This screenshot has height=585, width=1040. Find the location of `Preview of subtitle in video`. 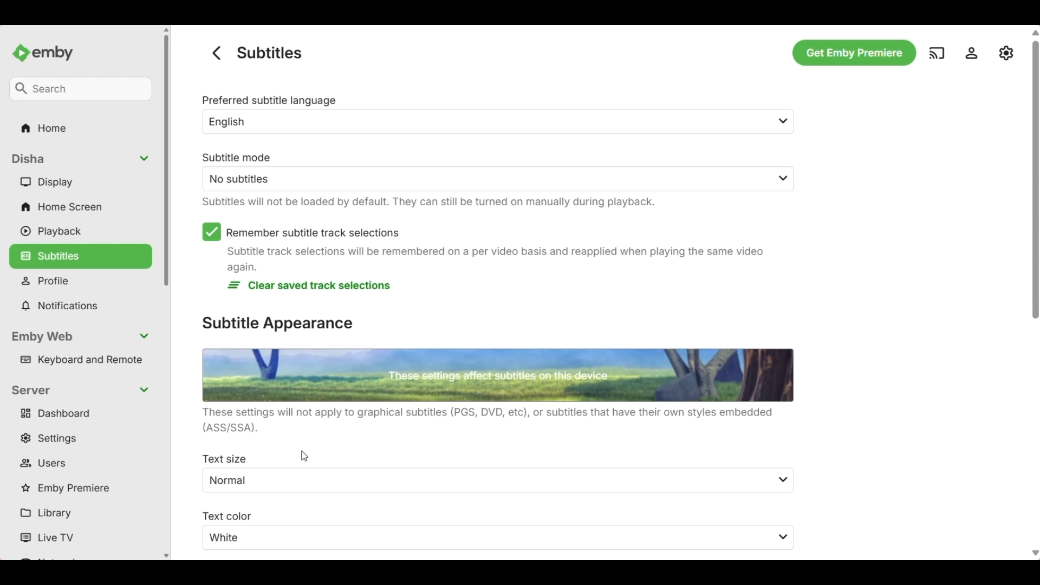

Preview of subtitle in video is located at coordinates (498, 376).